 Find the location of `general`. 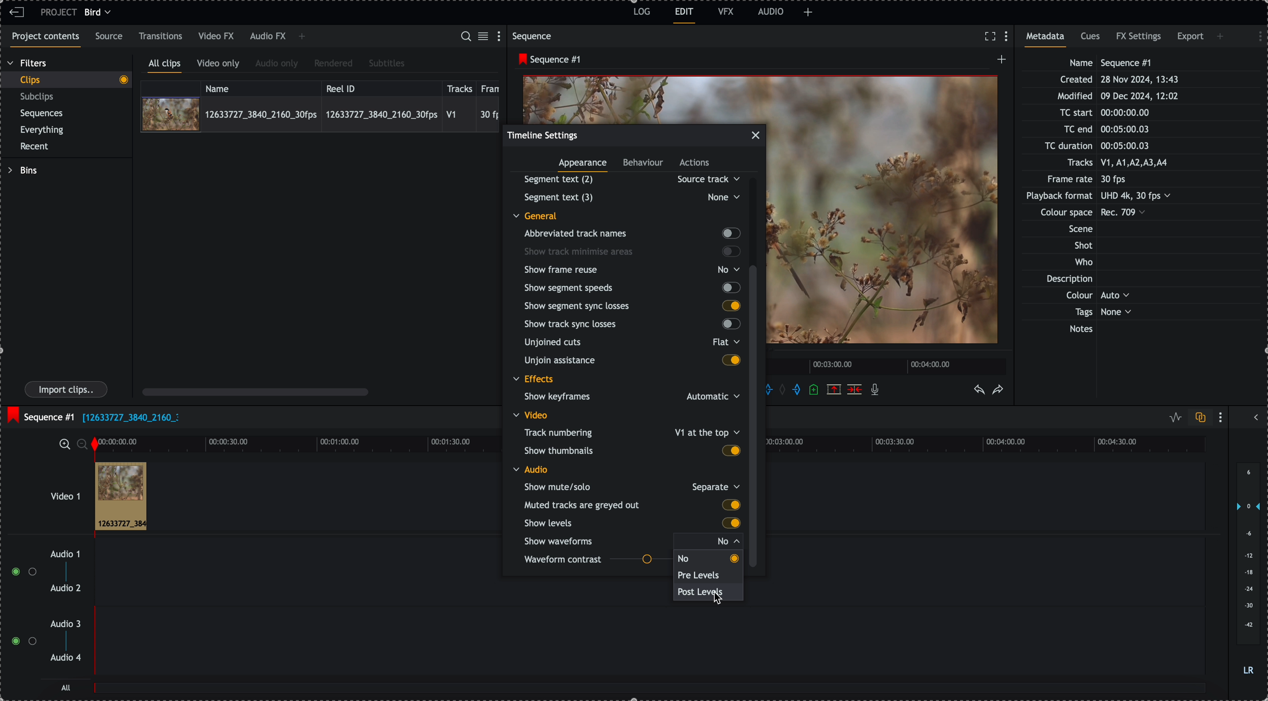

general is located at coordinates (542, 215).